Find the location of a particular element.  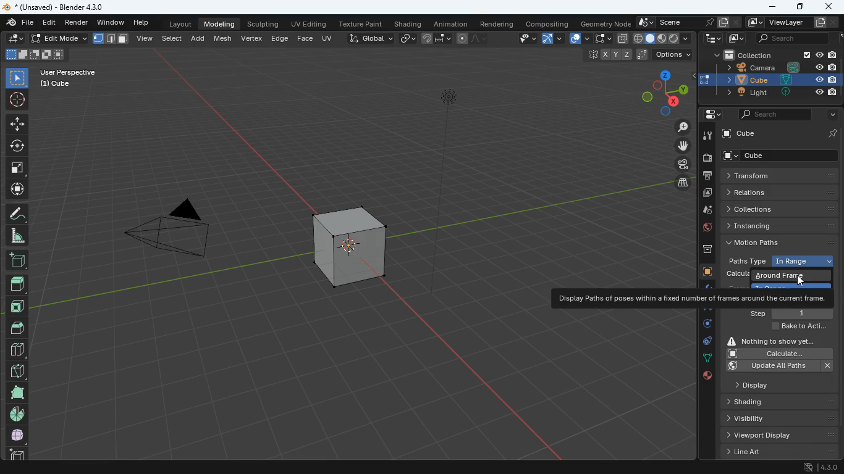

search is located at coordinates (775, 114).